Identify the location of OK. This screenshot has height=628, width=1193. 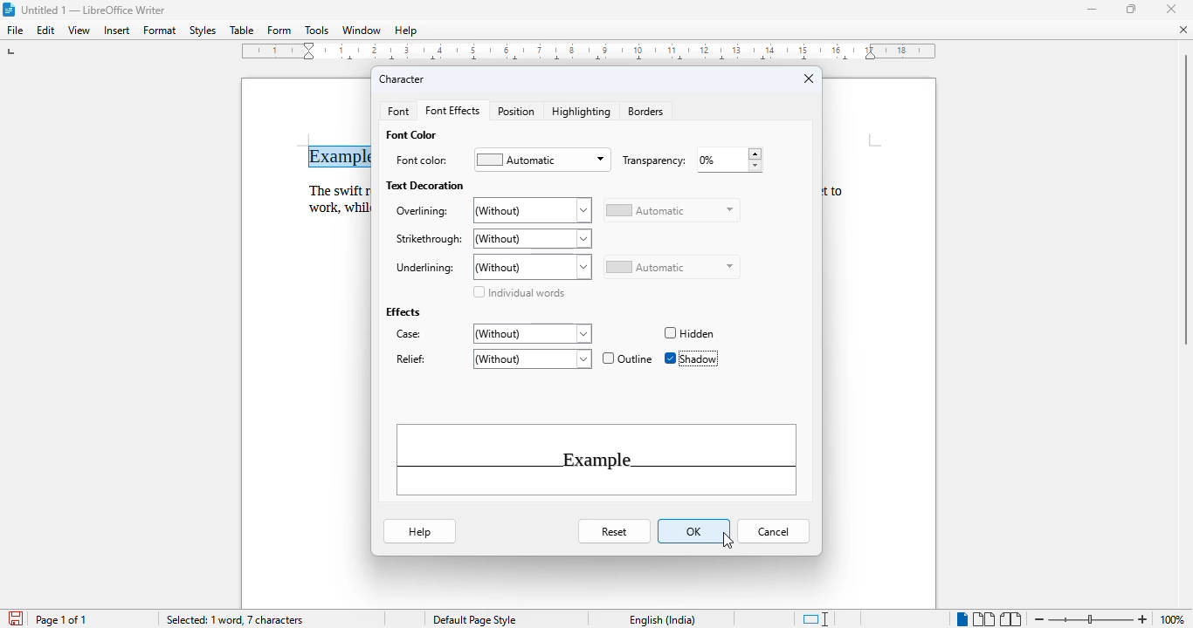
(695, 530).